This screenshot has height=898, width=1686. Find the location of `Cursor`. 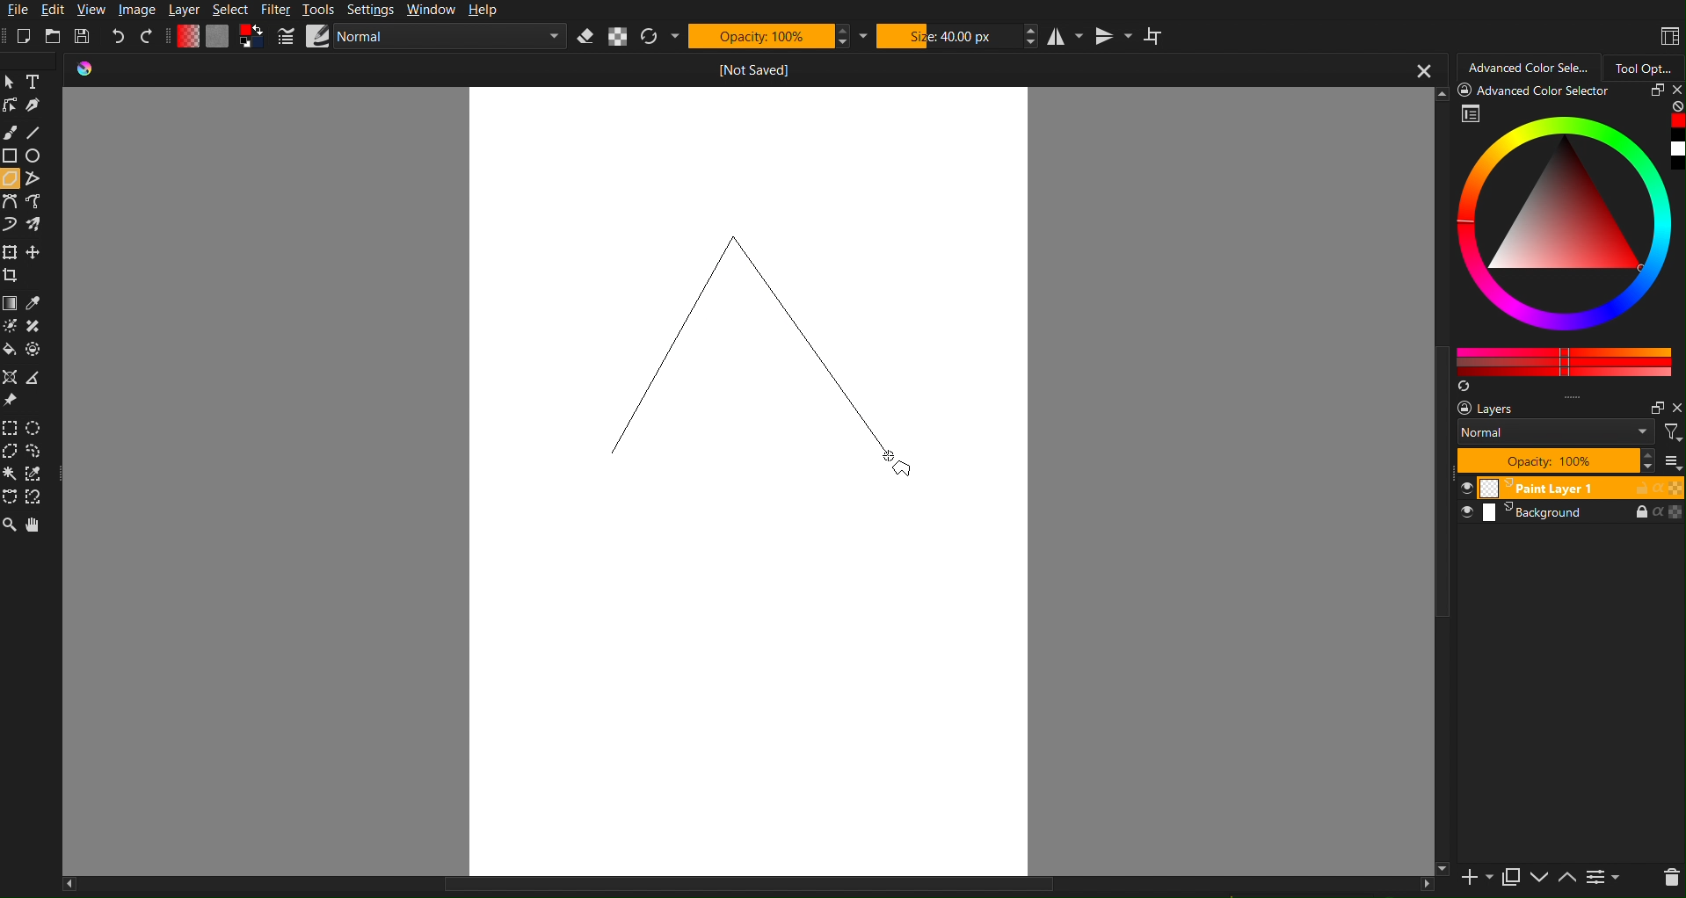

Cursor is located at coordinates (899, 460).